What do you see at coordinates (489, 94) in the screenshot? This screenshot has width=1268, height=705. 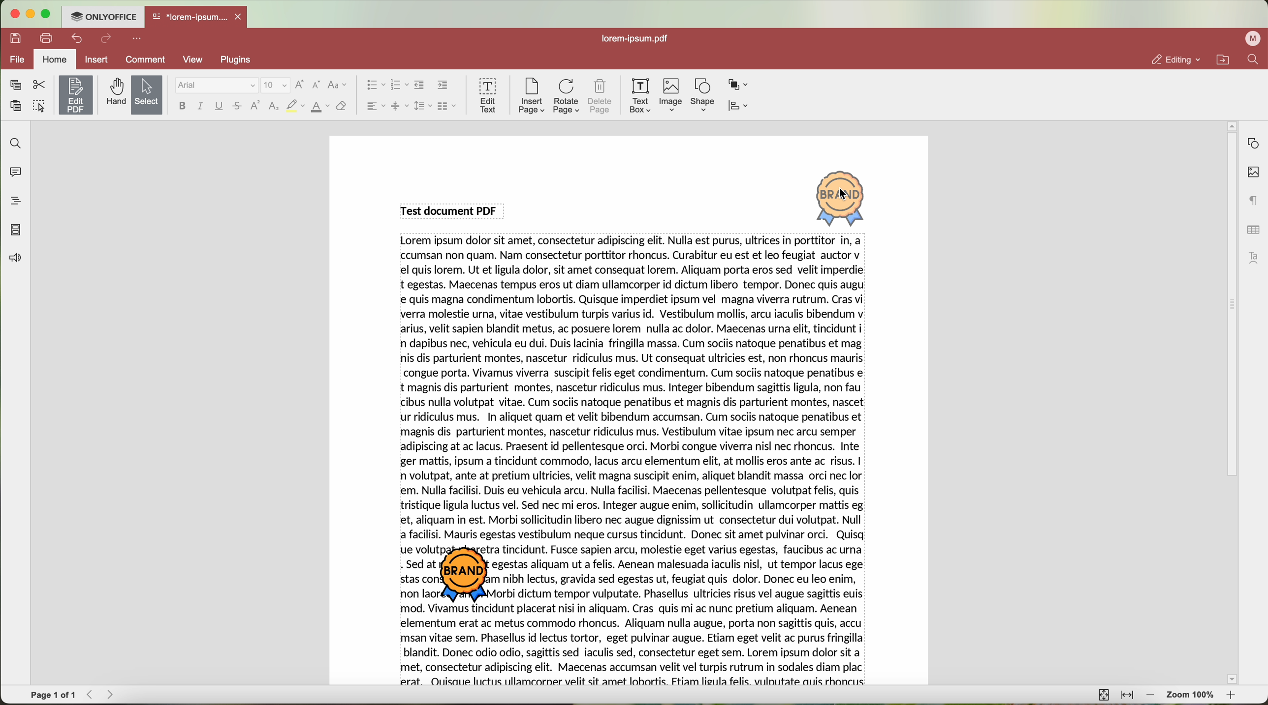 I see `edit text` at bounding box center [489, 94].